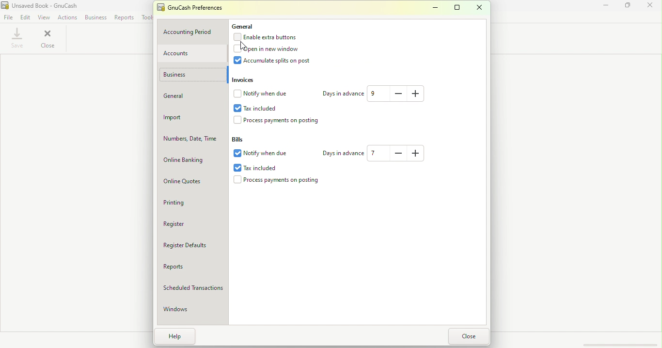 This screenshot has height=348, width=662. Describe the element at coordinates (268, 37) in the screenshot. I see `Enable extra buttons` at that location.